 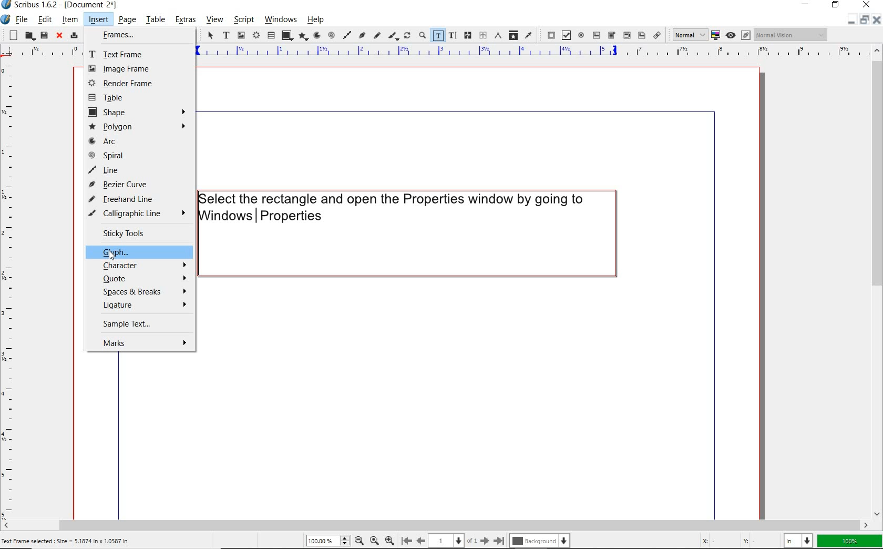 What do you see at coordinates (135, 323) in the screenshot?
I see `sample text` at bounding box center [135, 323].